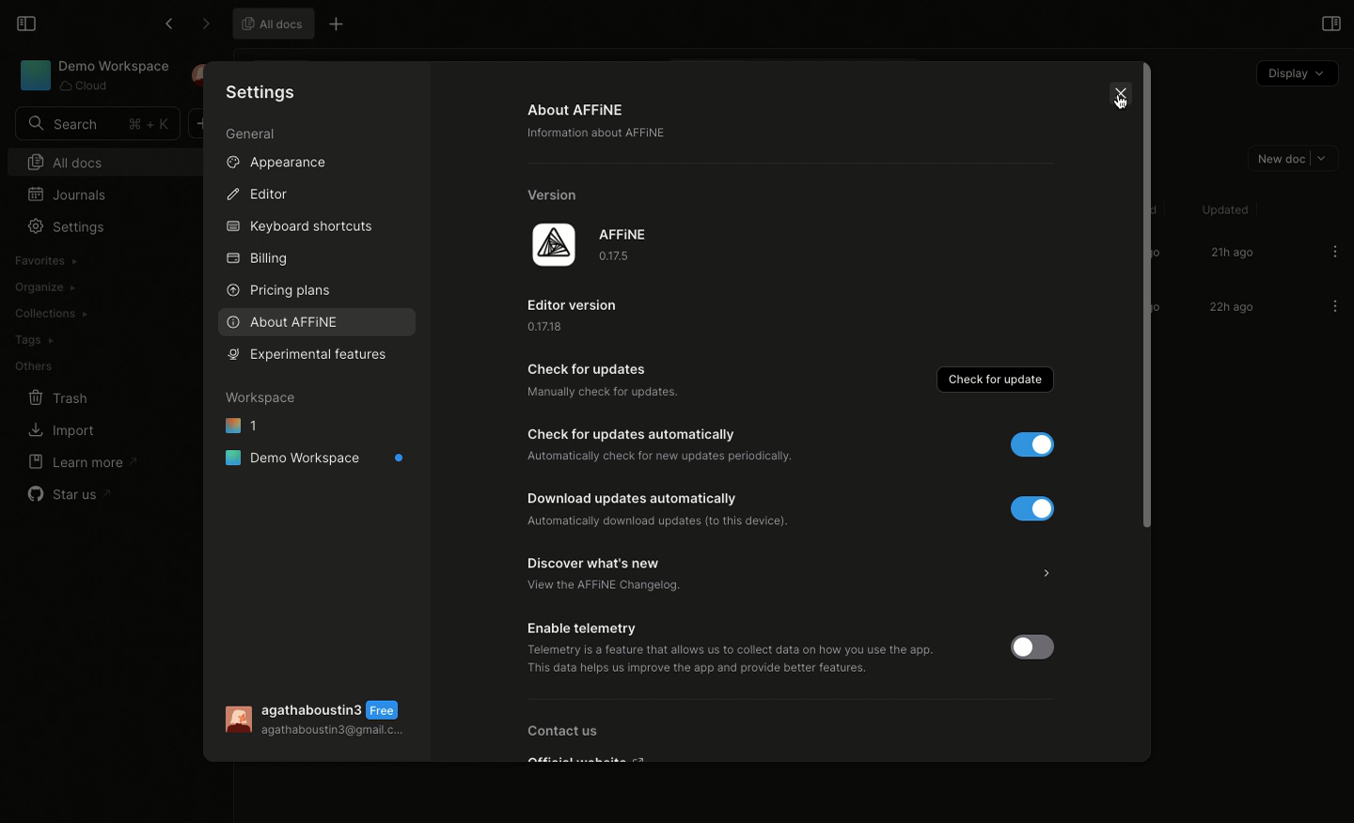 This screenshot has width=1354, height=823. I want to click on Settings, so click(263, 91).